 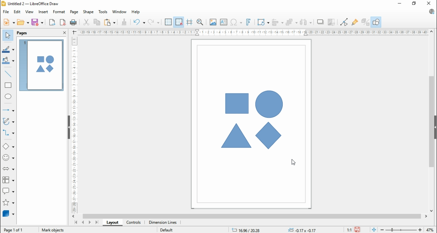 What do you see at coordinates (348, 229) in the screenshot?
I see `1:1` at bounding box center [348, 229].